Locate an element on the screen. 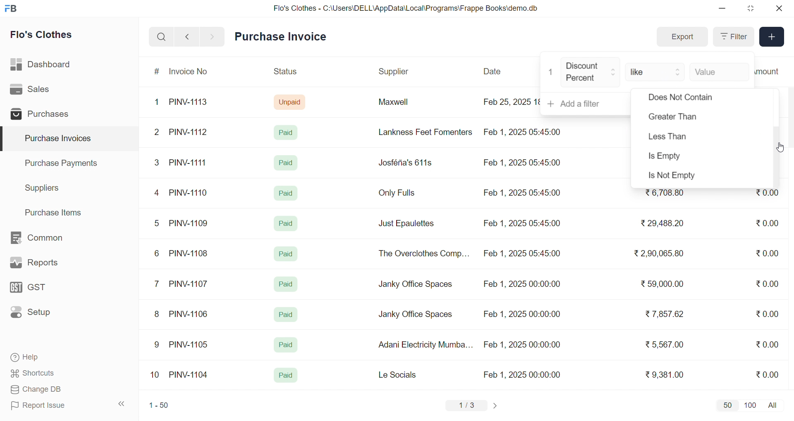 The width and height of the screenshot is (794, 421). Export is located at coordinates (682, 37).